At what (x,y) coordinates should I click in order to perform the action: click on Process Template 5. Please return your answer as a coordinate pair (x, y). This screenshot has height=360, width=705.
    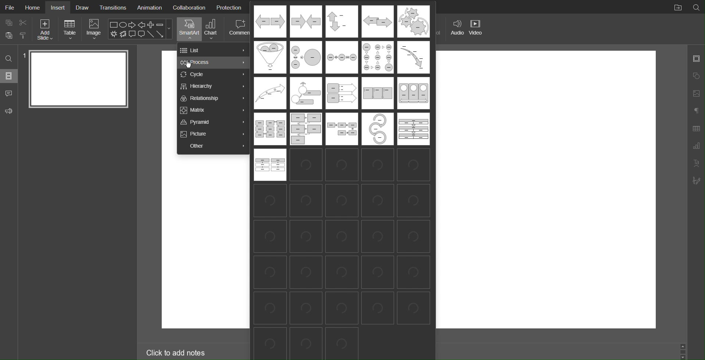
    Looking at the image, I should click on (412, 21).